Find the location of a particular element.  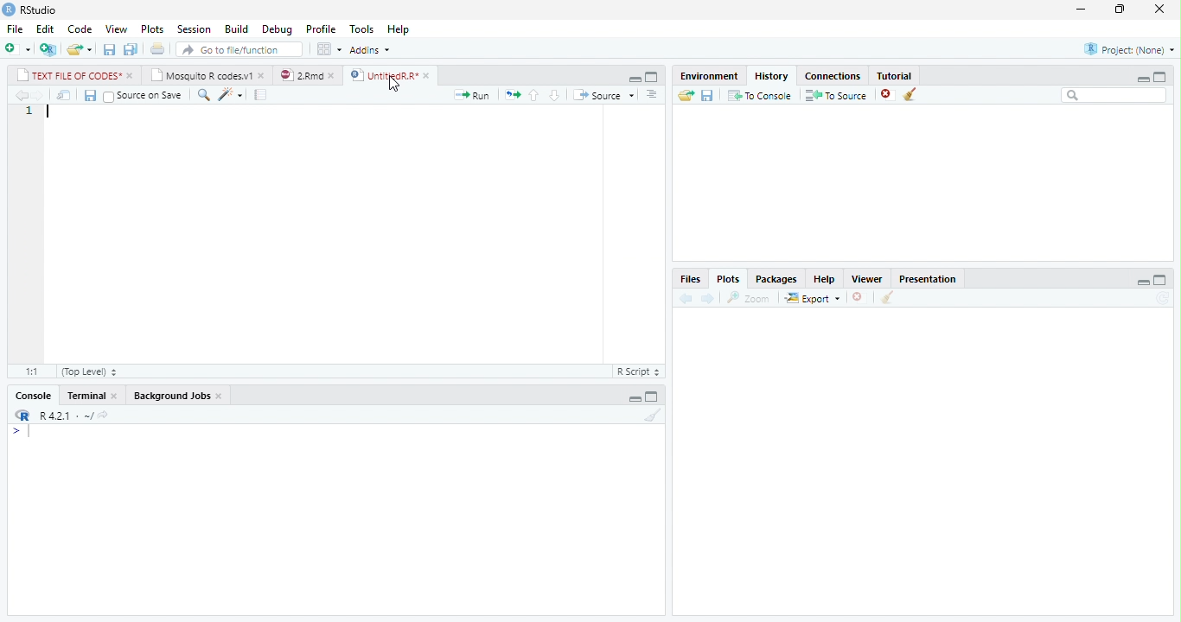

Files is located at coordinates (690, 279).